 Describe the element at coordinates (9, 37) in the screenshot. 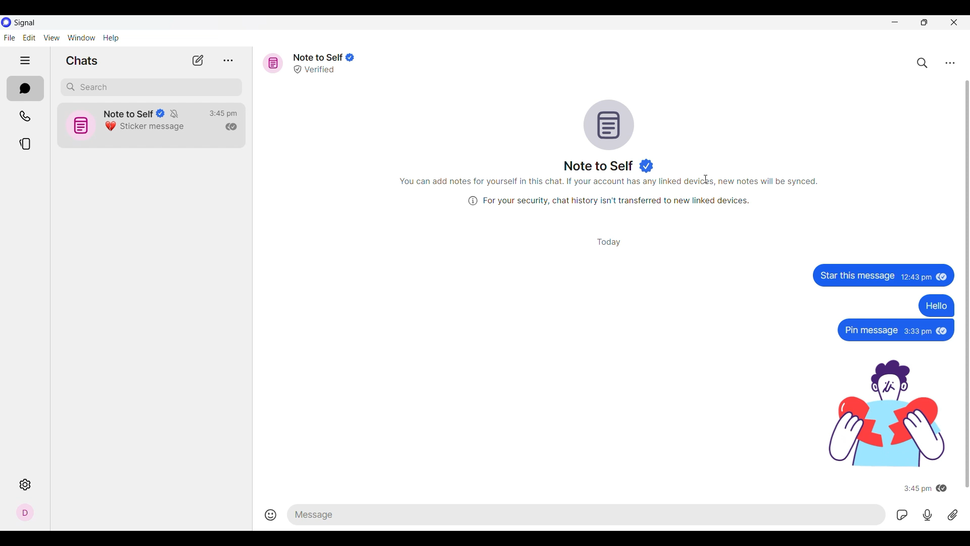

I see `File menu` at that location.